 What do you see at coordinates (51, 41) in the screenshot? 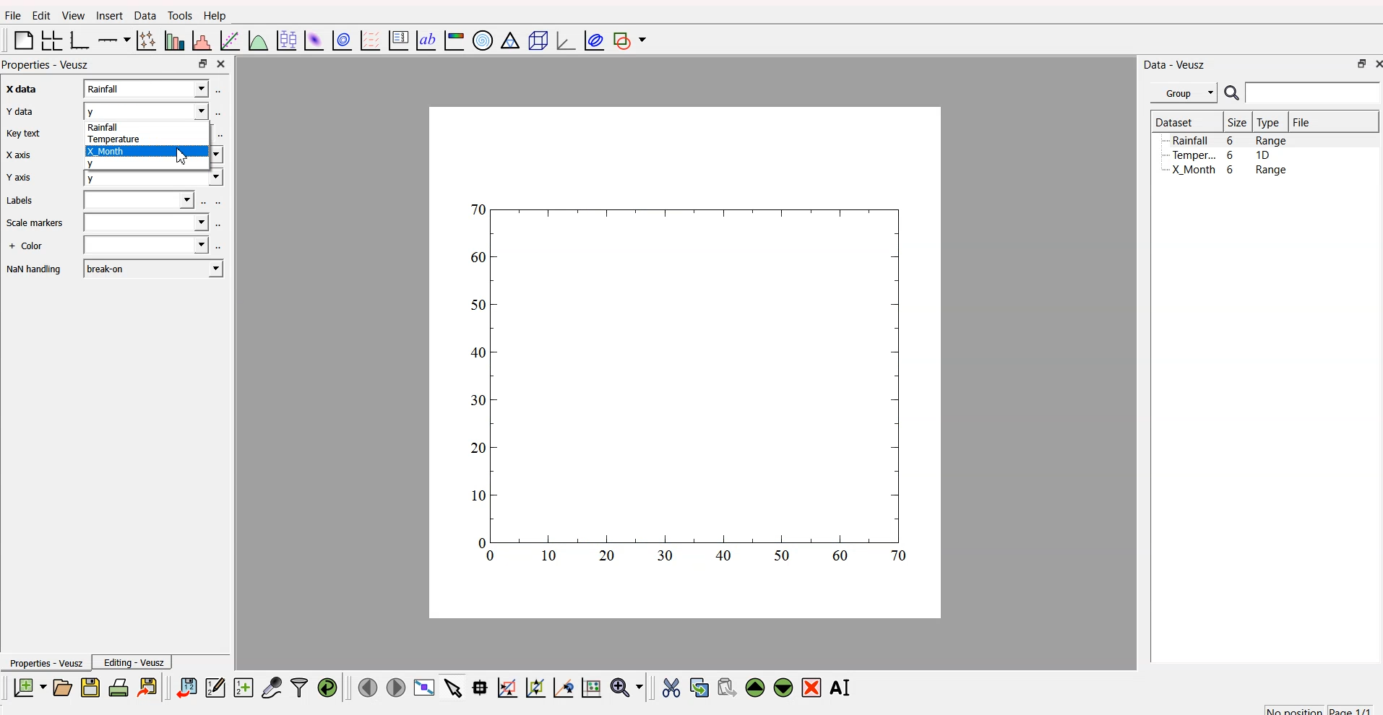
I see `arrange grid in graph` at bounding box center [51, 41].